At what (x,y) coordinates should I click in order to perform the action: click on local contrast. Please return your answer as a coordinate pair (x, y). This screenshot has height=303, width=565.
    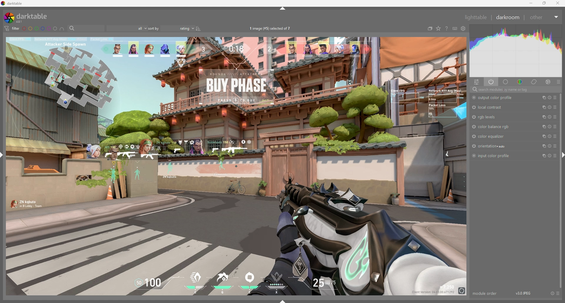
    Looking at the image, I should click on (489, 107).